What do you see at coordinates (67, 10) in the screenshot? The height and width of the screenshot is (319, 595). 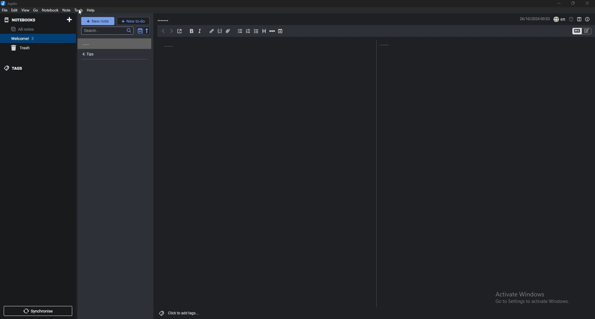 I see `note` at bounding box center [67, 10].